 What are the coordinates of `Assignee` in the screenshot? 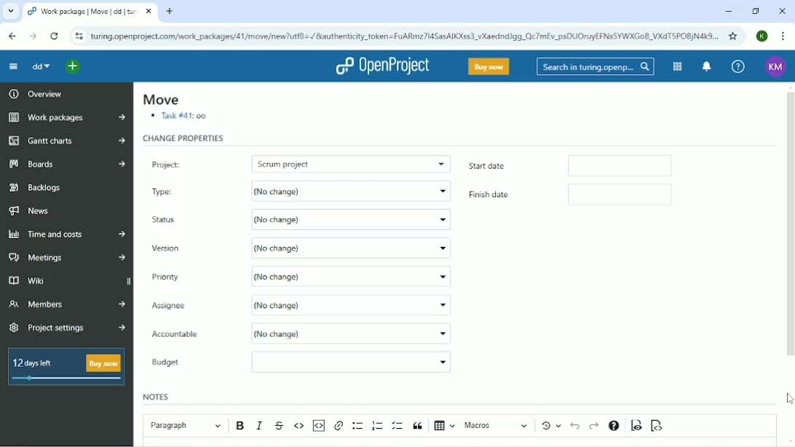 It's located at (193, 305).